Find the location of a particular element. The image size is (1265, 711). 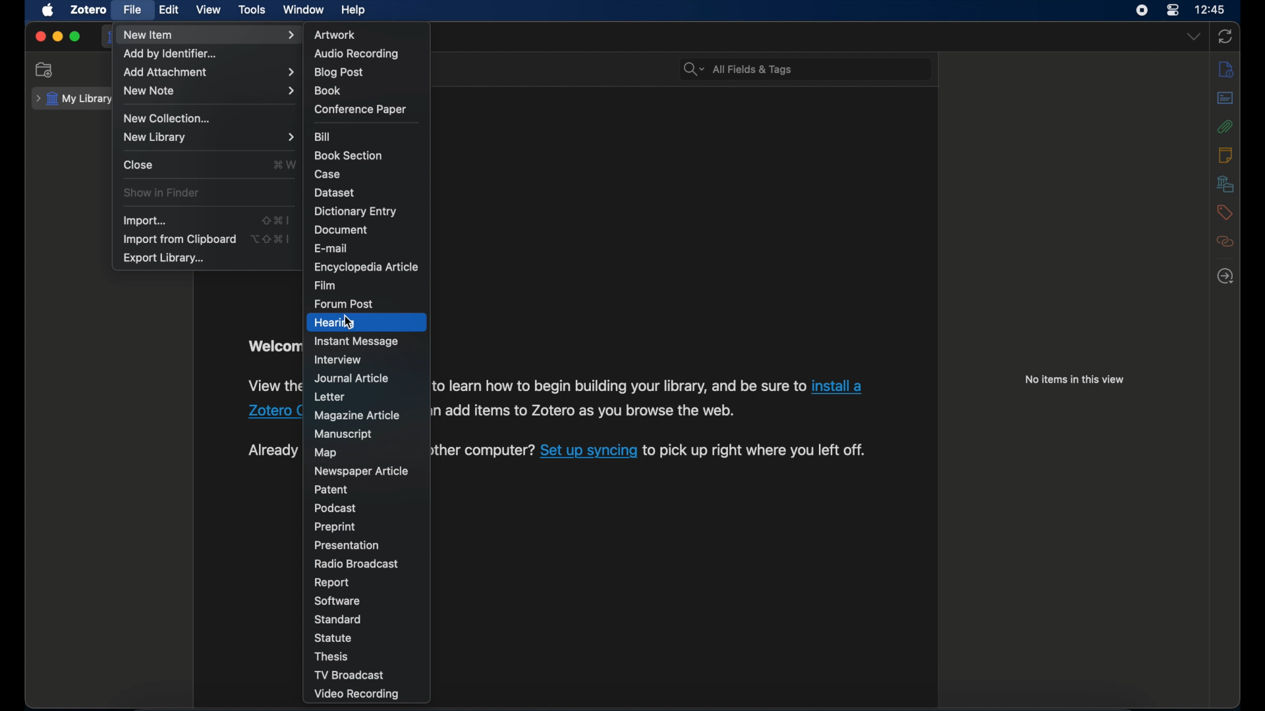

close is located at coordinates (40, 36).